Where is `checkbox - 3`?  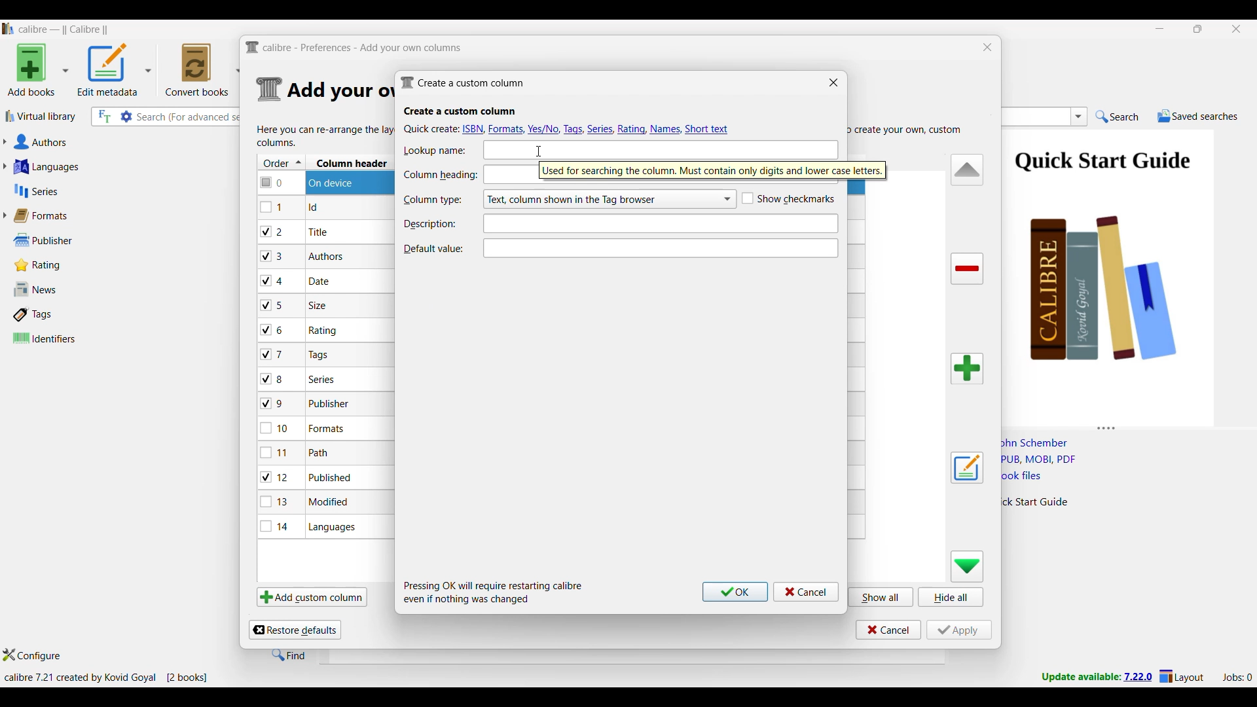 checkbox - 3 is located at coordinates (273, 257).